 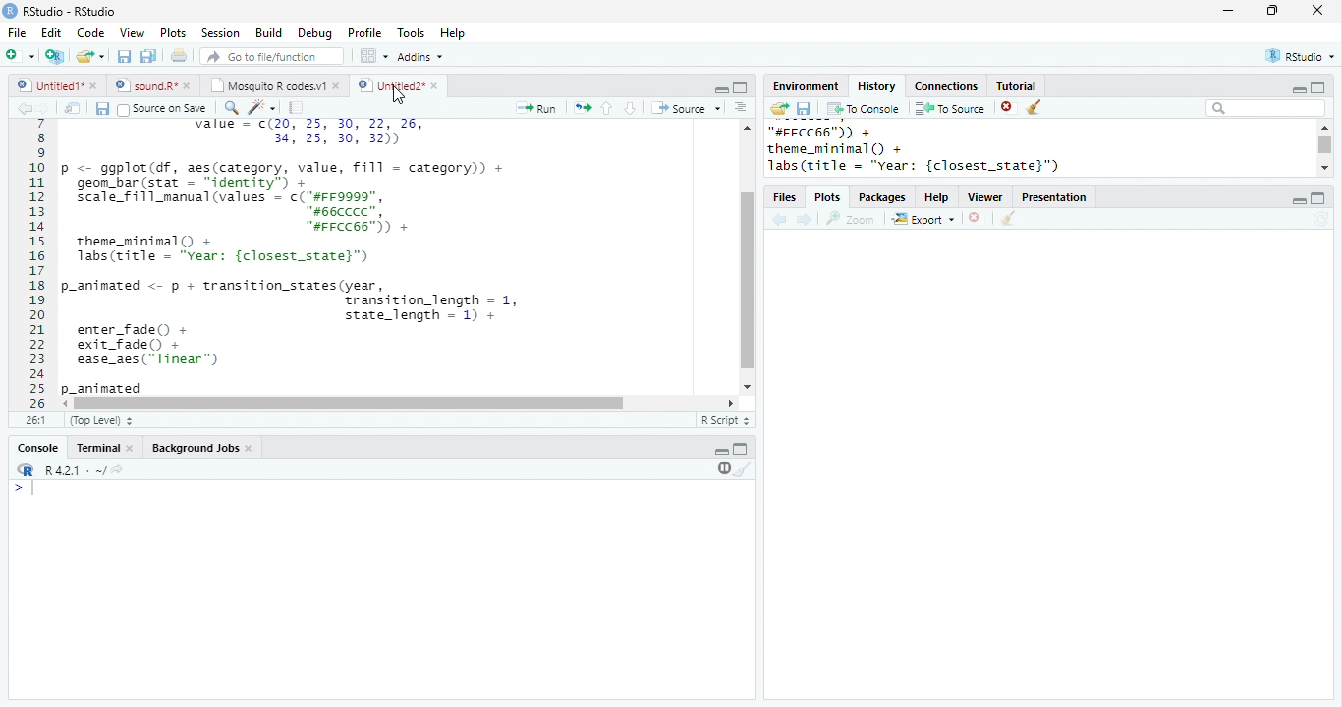 I want to click on clear, so click(x=1034, y=107).